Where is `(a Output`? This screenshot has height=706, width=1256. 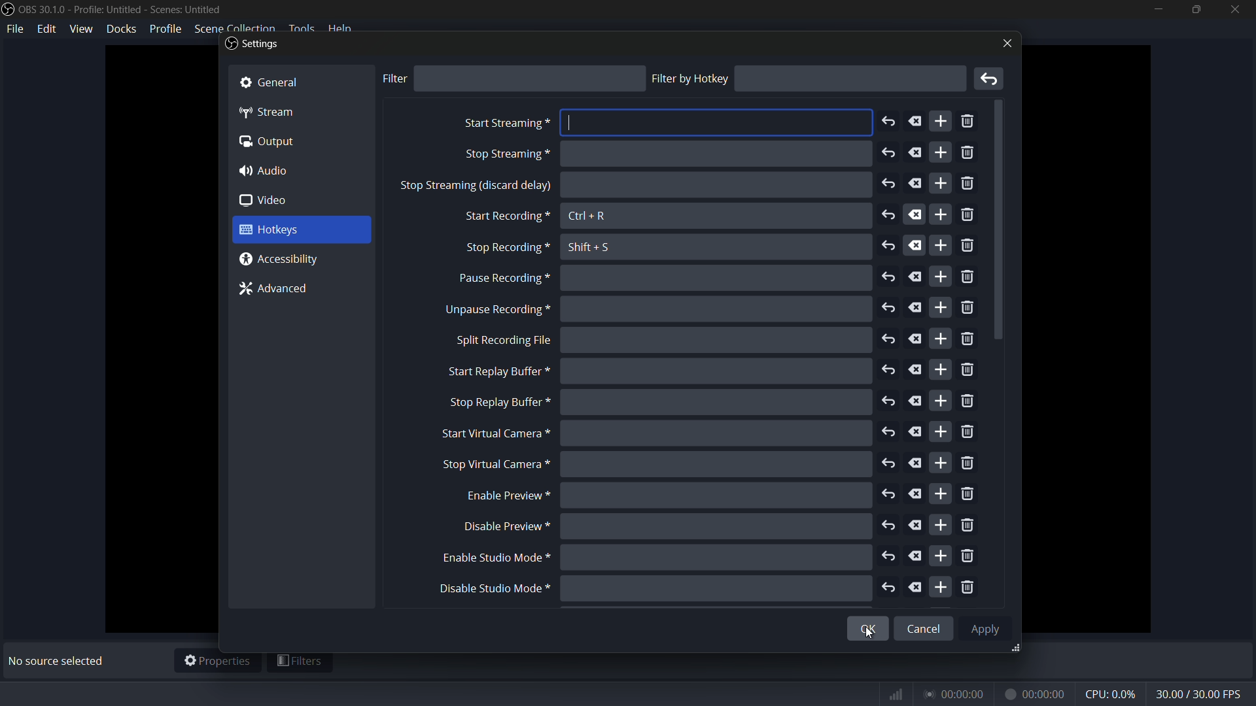 (a Output is located at coordinates (270, 143).